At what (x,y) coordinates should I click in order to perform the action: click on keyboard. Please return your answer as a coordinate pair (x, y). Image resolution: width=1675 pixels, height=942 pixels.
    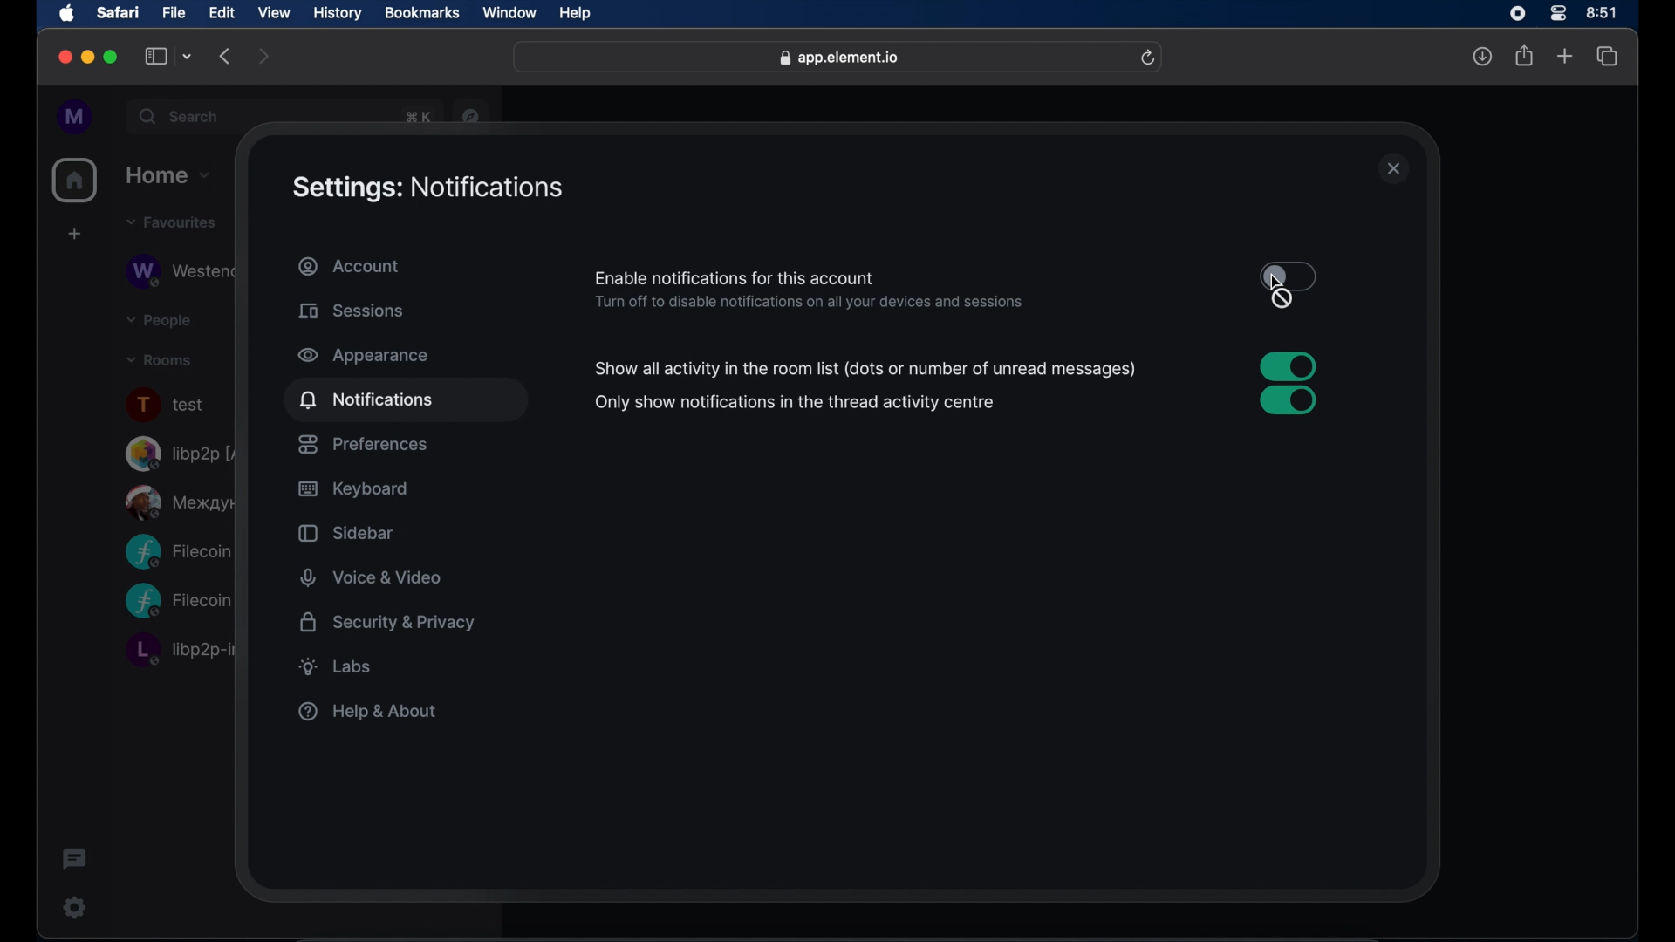
    Looking at the image, I should click on (352, 488).